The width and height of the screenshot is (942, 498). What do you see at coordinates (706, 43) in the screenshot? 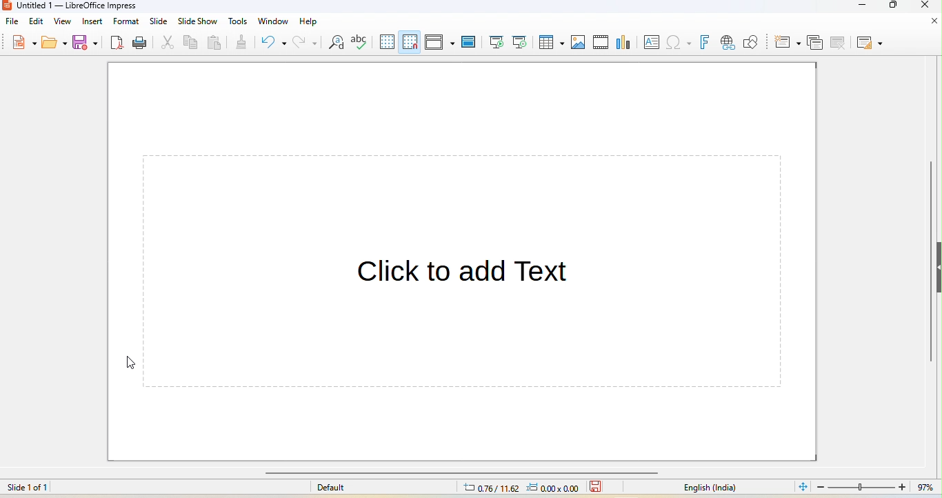
I see `fontwork text` at bounding box center [706, 43].